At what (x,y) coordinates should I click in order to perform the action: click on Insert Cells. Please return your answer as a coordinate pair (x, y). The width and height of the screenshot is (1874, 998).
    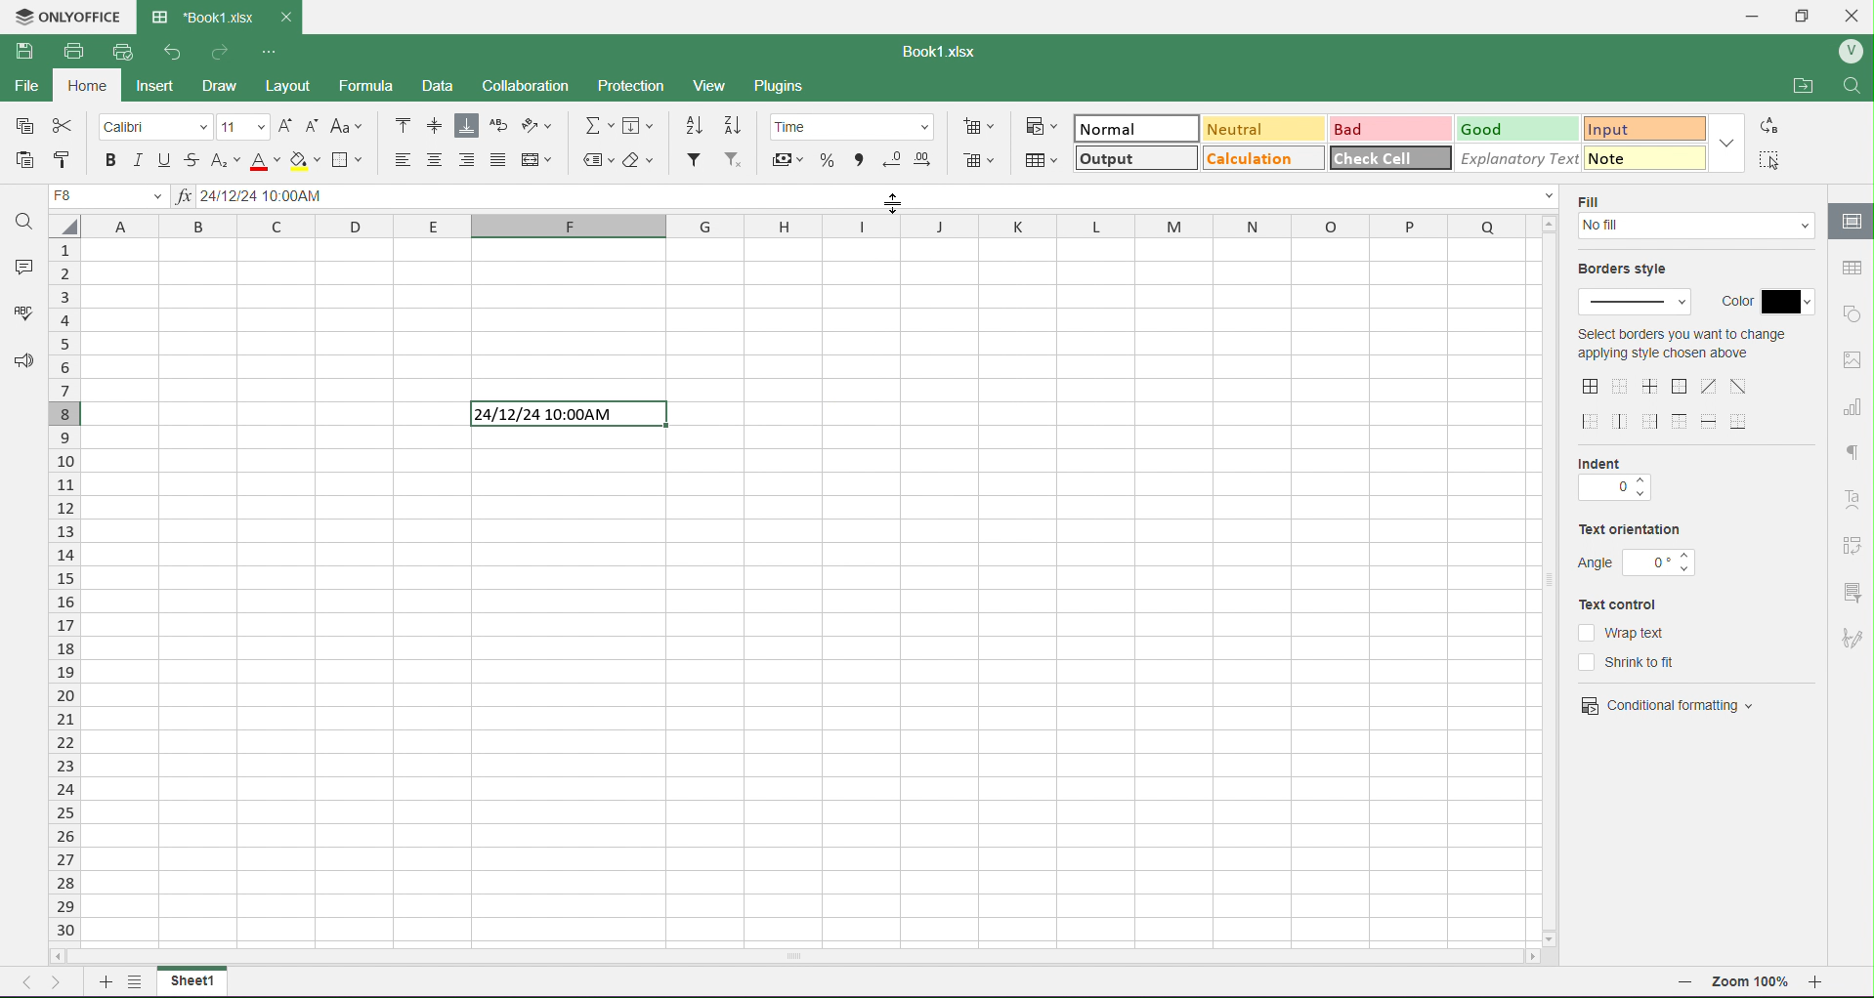
    Looking at the image, I should click on (982, 125).